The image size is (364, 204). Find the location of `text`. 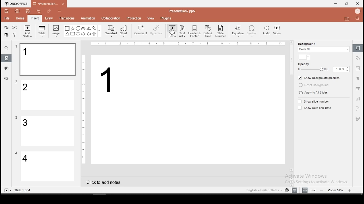

text is located at coordinates (110, 82).